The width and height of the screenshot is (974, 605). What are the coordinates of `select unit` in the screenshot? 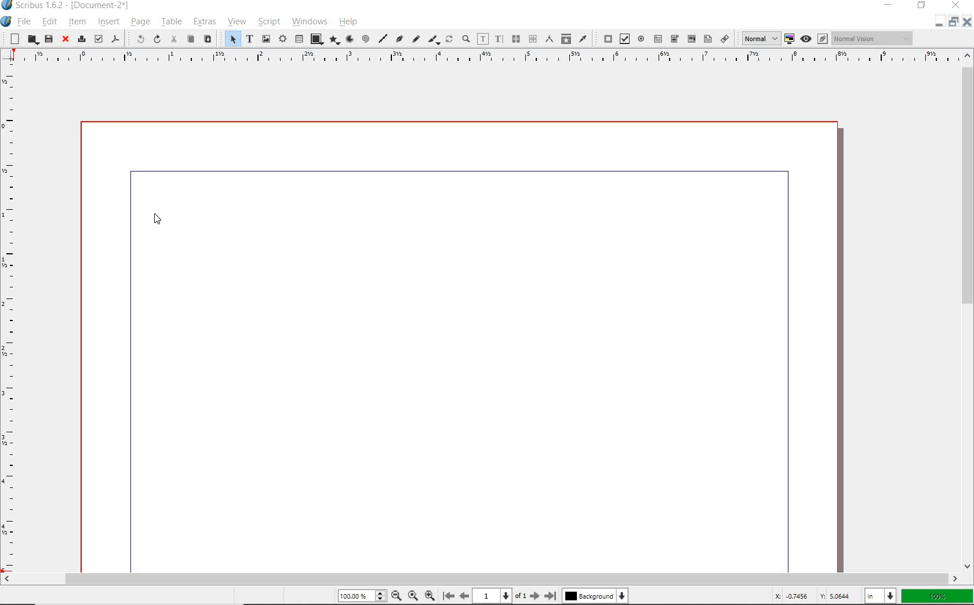 It's located at (879, 597).